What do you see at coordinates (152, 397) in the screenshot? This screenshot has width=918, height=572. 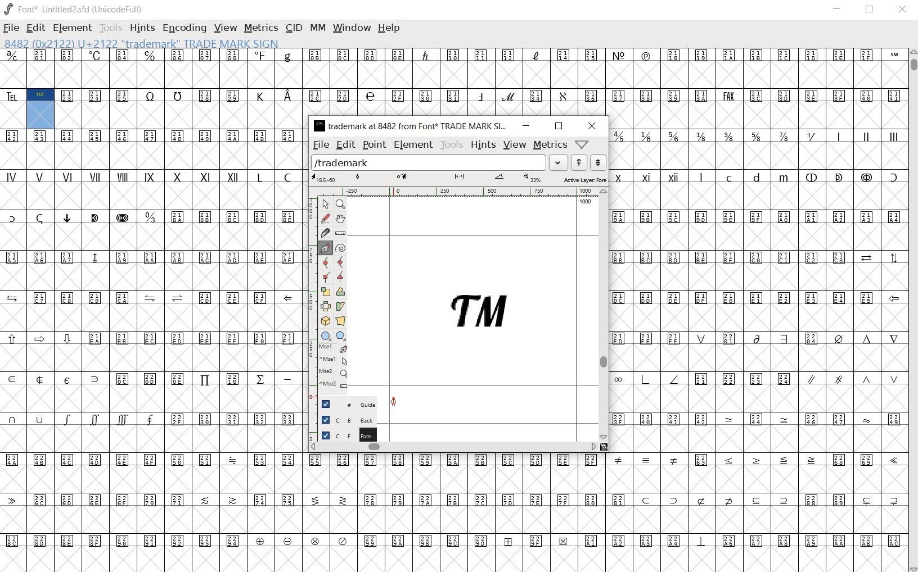 I see `symbols` at bounding box center [152, 397].